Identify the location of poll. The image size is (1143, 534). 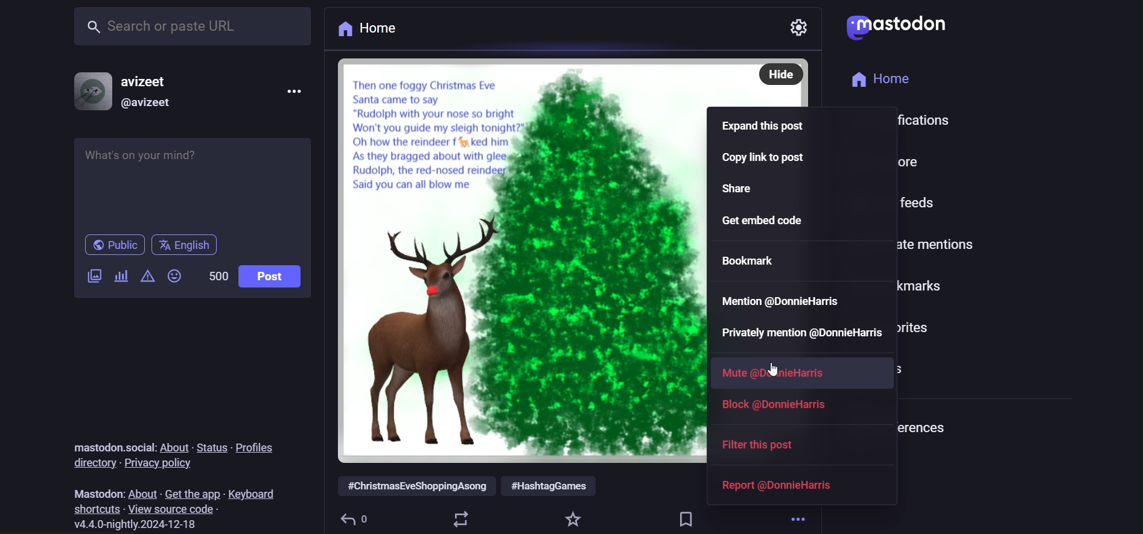
(120, 275).